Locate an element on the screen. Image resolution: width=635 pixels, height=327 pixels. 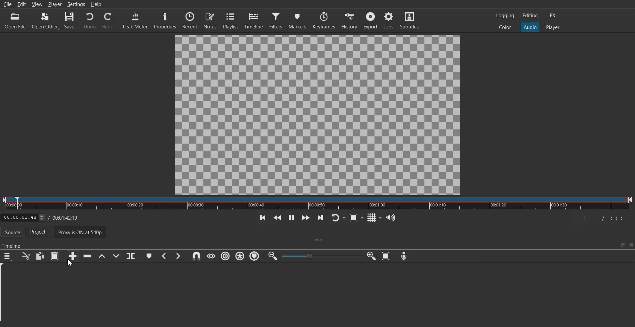
Previous marker is located at coordinates (164, 256).